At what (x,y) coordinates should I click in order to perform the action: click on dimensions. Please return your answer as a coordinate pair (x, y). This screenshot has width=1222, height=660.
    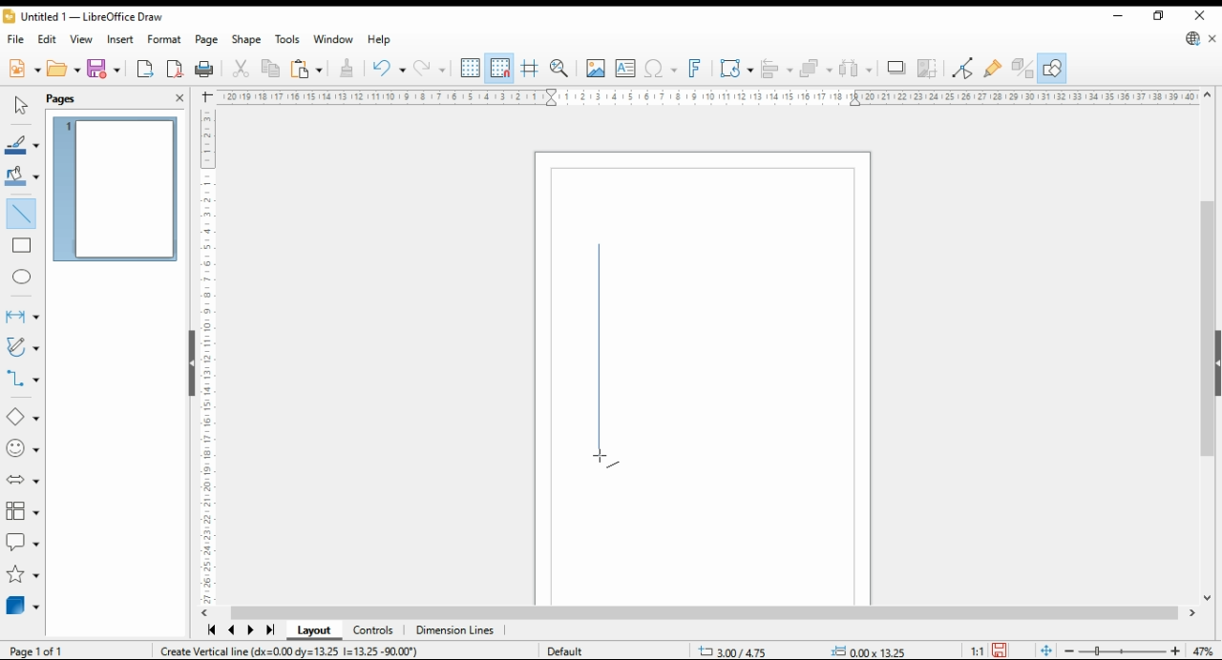
    Looking at the image, I should click on (455, 630).